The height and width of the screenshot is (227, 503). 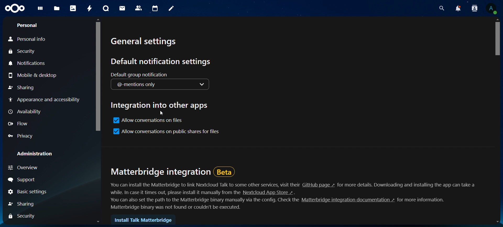 What do you see at coordinates (498, 121) in the screenshot?
I see `scroll bar` at bounding box center [498, 121].